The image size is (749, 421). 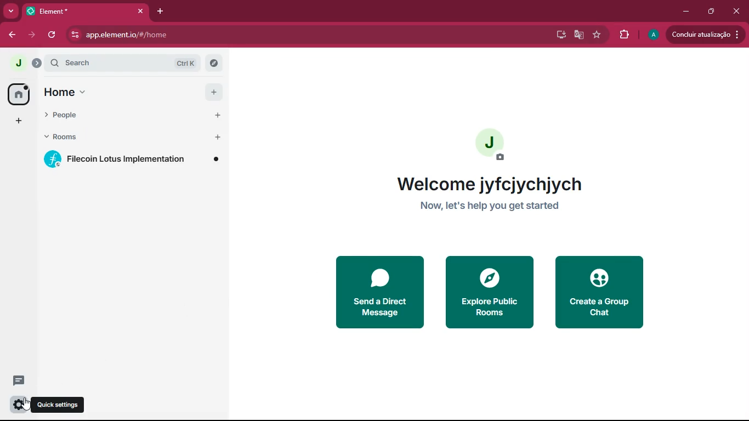 I want to click on minimize, so click(x=686, y=12).